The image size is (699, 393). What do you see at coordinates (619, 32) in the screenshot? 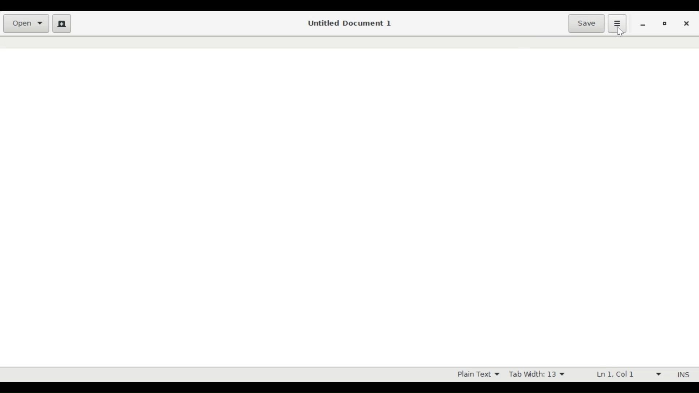
I see `Cursor` at bounding box center [619, 32].